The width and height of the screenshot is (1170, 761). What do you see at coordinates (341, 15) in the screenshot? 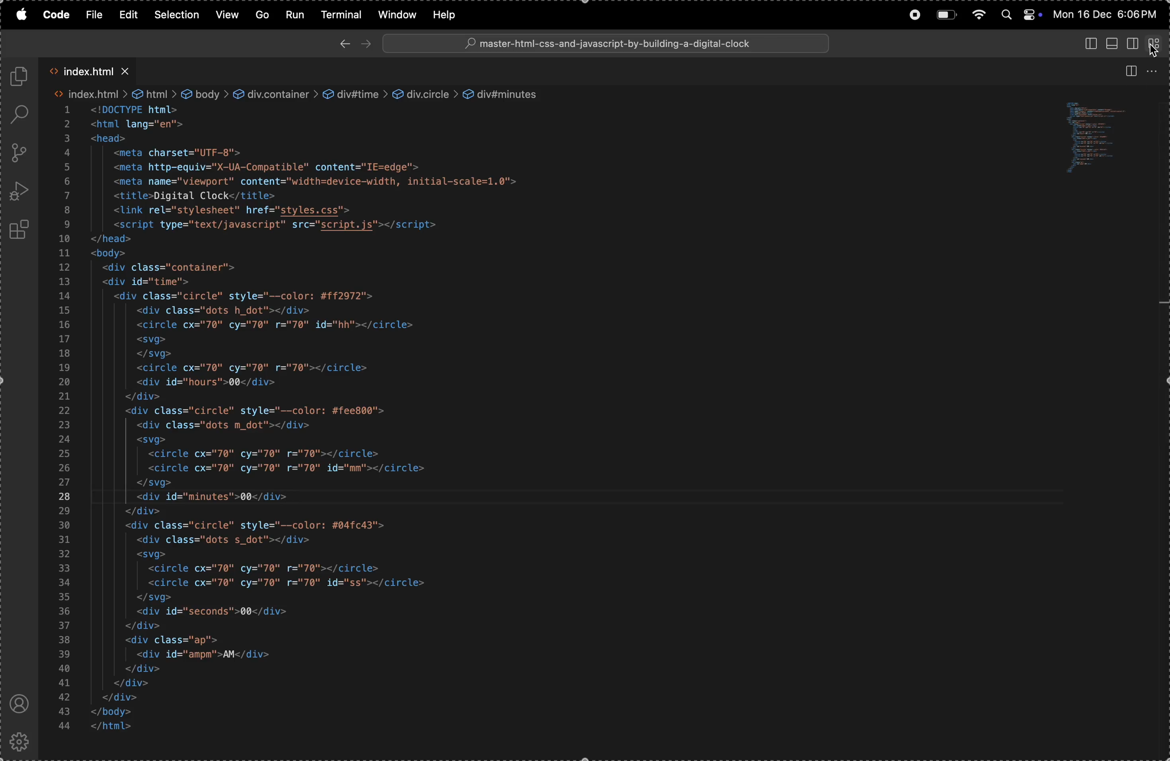
I see `terminal` at bounding box center [341, 15].